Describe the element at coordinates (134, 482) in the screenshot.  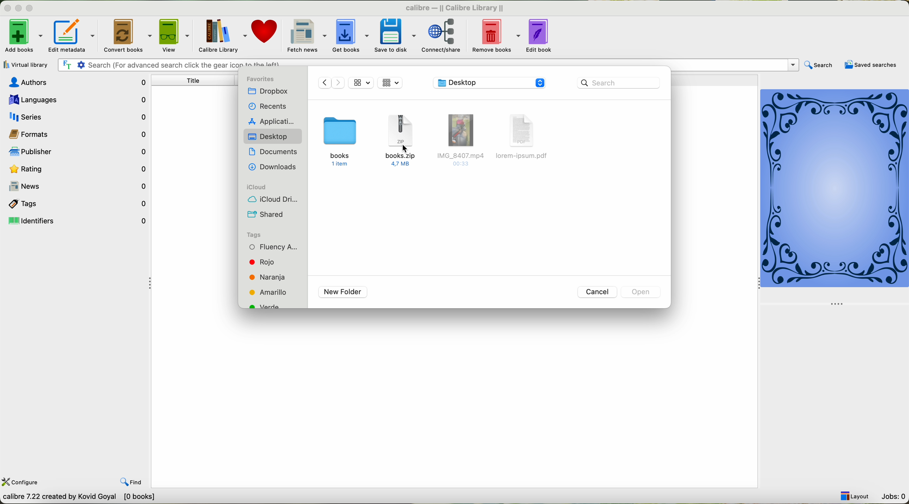
I see `find` at that location.